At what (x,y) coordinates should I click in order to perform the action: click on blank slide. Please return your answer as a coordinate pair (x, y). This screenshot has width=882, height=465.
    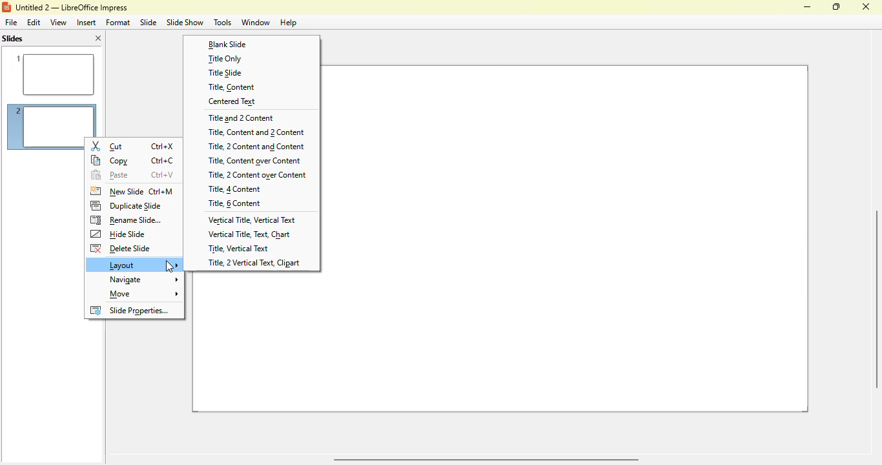
    Looking at the image, I should click on (227, 45).